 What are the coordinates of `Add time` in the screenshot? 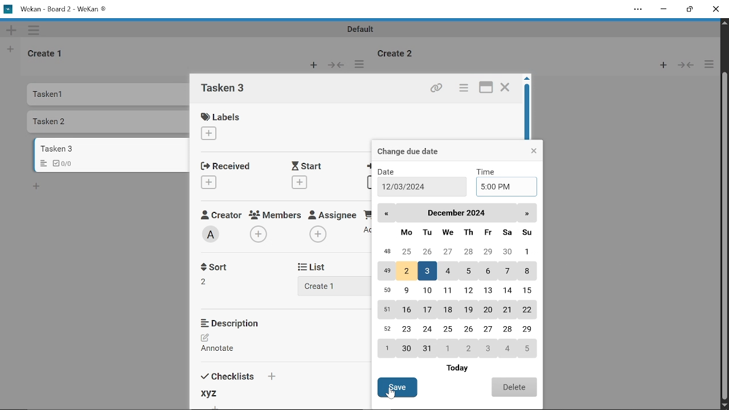 It's located at (507, 187).